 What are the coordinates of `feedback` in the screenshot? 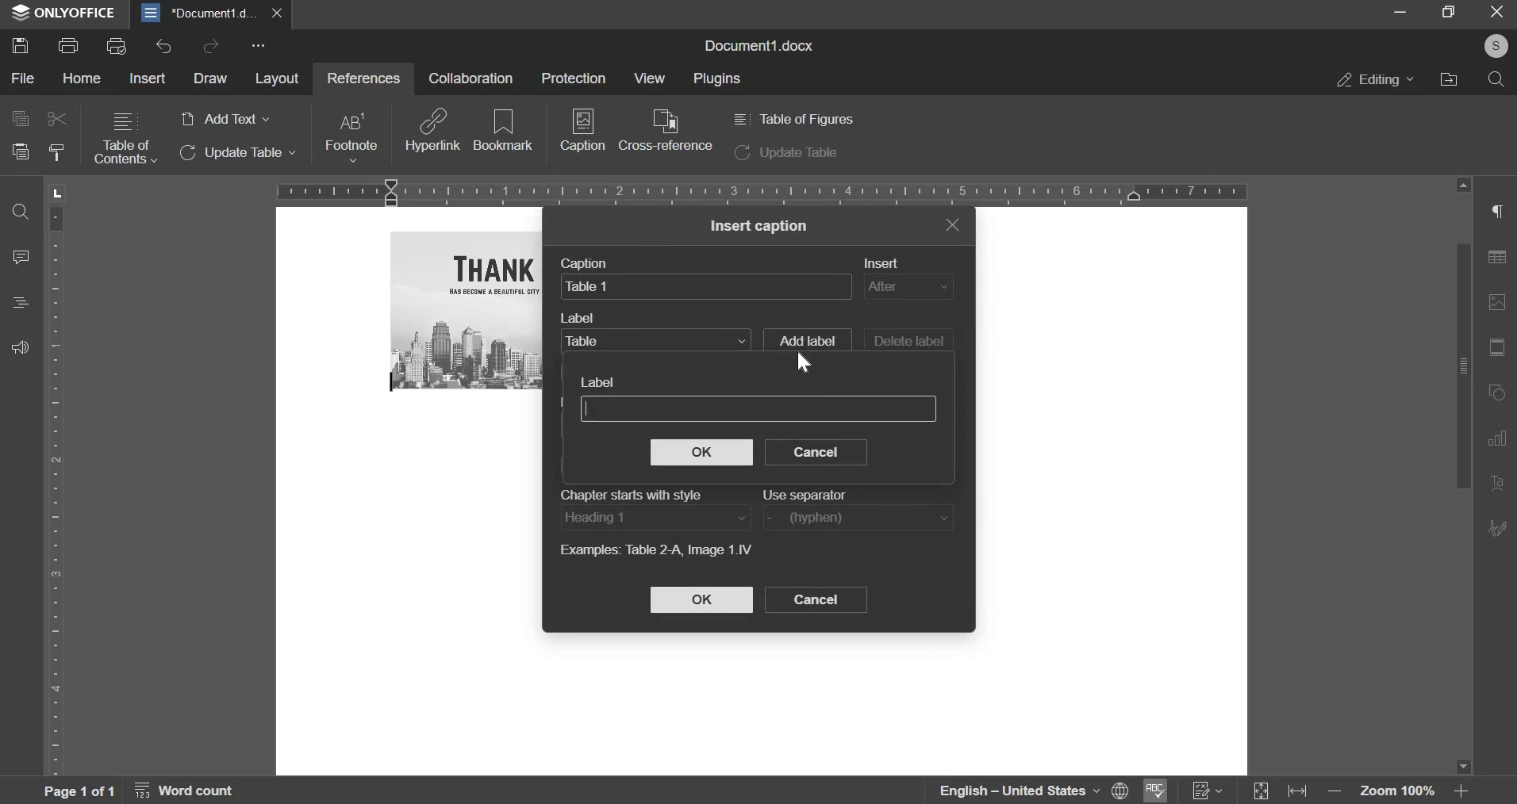 It's located at (20, 346).